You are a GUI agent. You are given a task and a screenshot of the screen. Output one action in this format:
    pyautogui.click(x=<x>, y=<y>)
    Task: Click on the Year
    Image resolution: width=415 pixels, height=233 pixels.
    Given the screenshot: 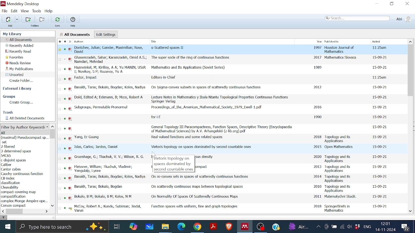 What is the action you would take?
    pyautogui.click(x=316, y=41)
    